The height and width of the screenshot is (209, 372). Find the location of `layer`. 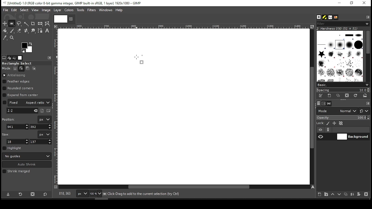

layer is located at coordinates (57, 10).